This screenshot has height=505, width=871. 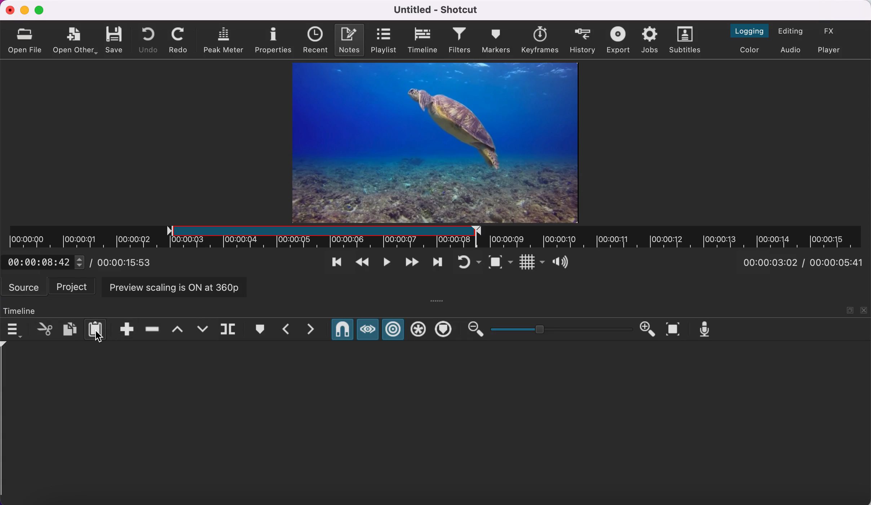 What do you see at coordinates (833, 51) in the screenshot?
I see `switch to player only layout` at bounding box center [833, 51].